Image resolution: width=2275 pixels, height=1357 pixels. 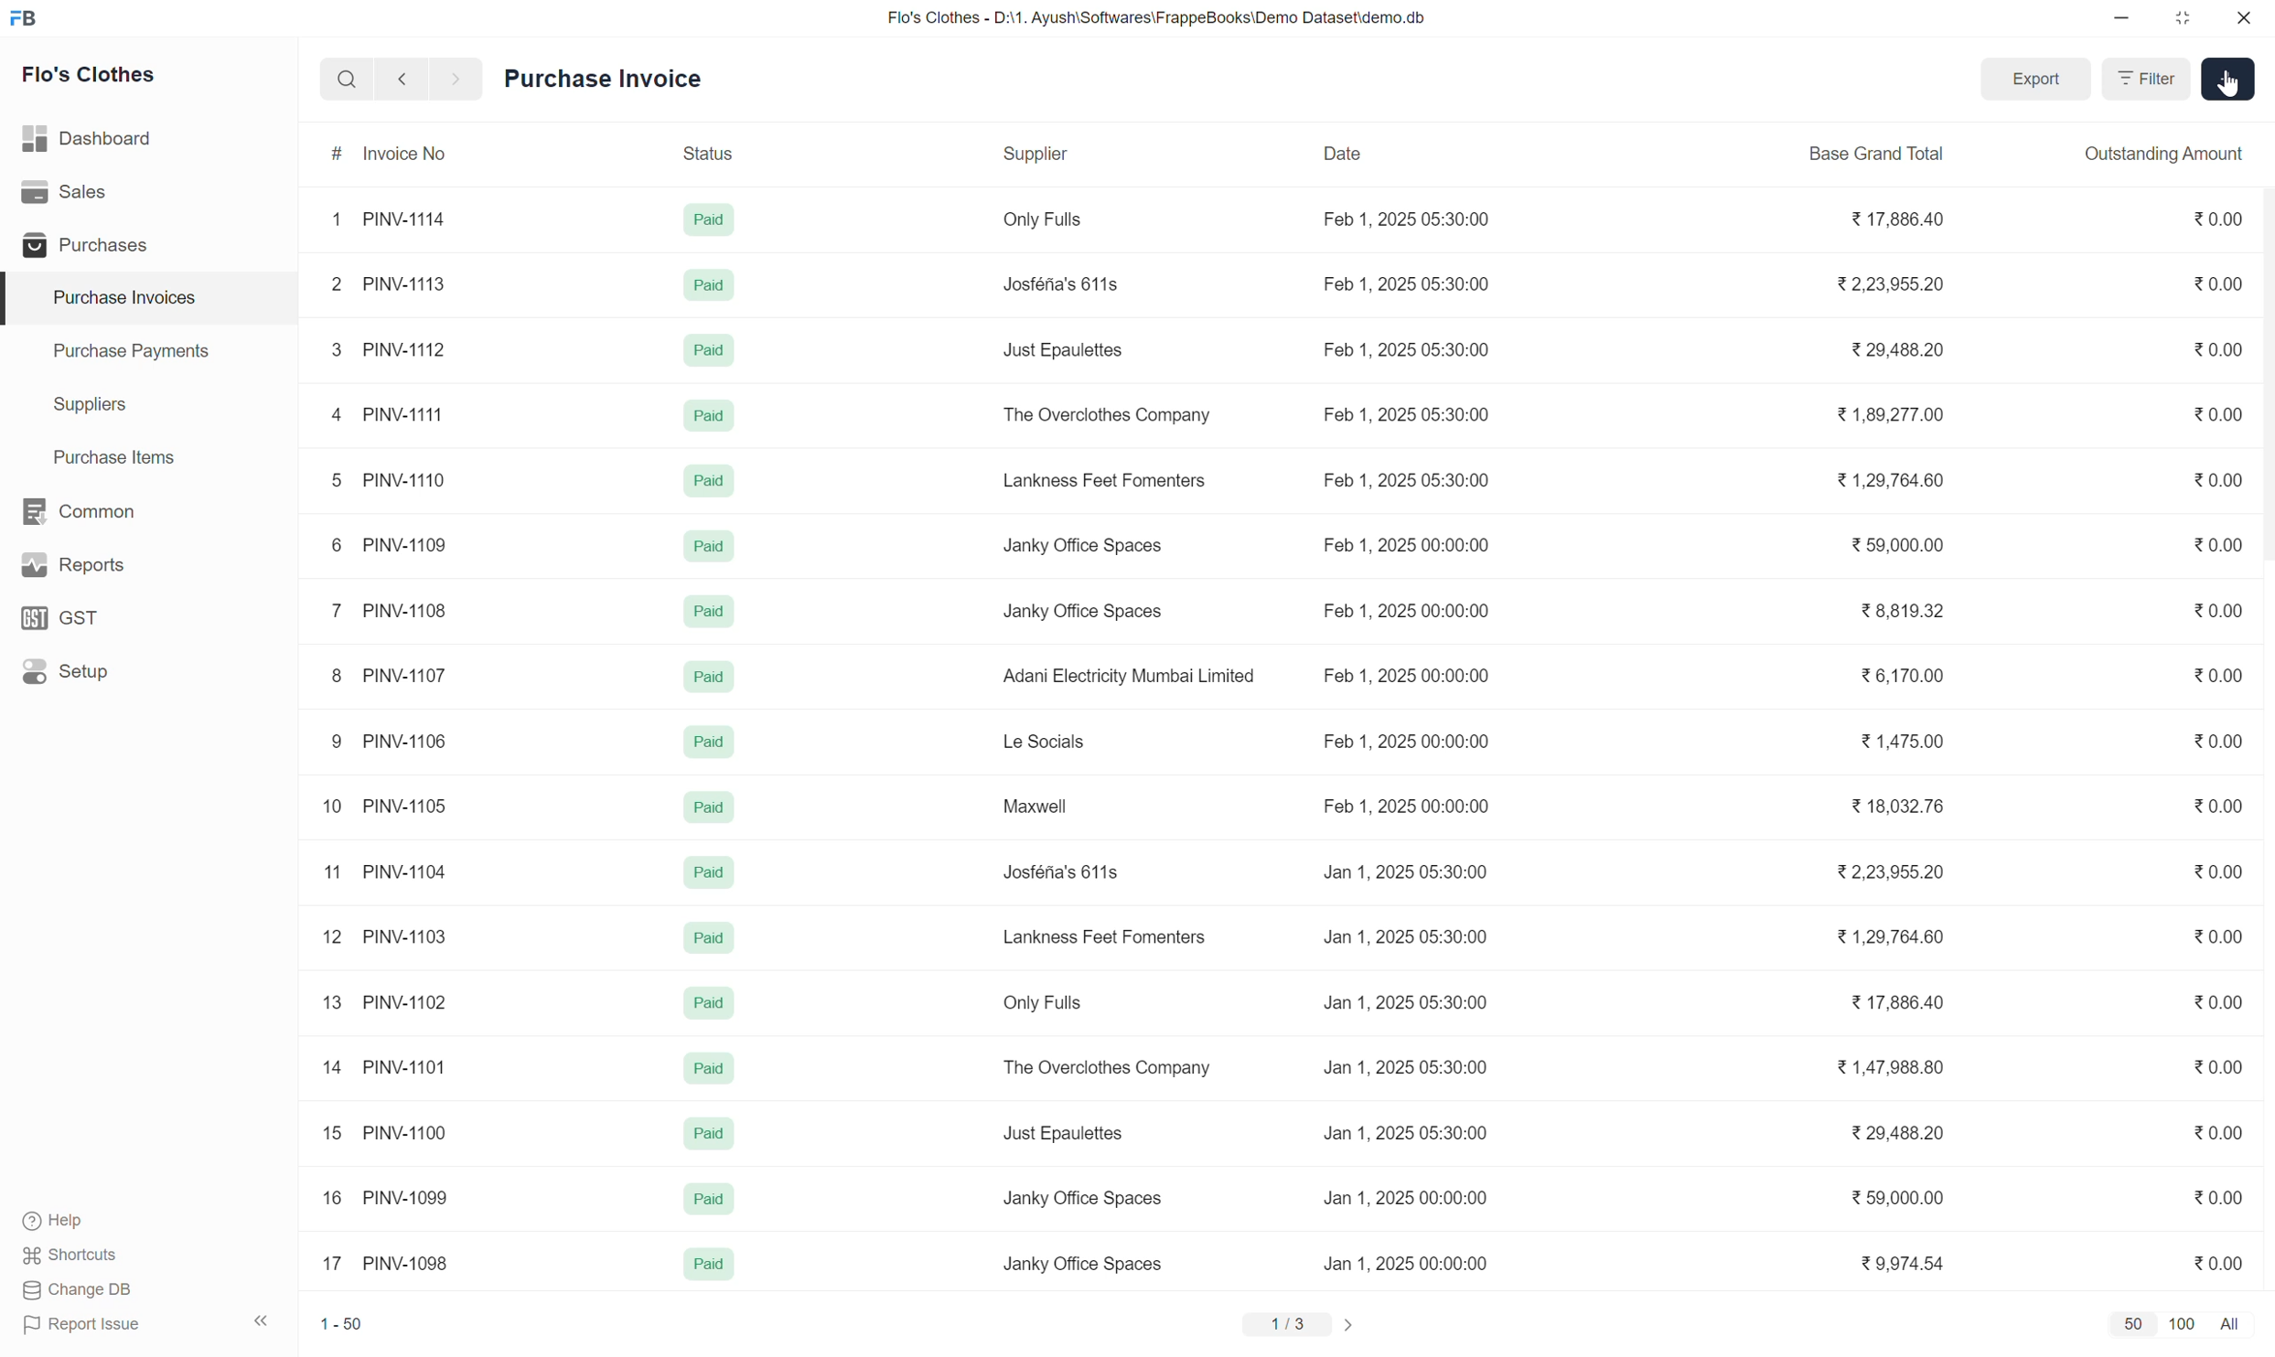 What do you see at coordinates (2134, 1325) in the screenshot?
I see `50` at bounding box center [2134, 1325].